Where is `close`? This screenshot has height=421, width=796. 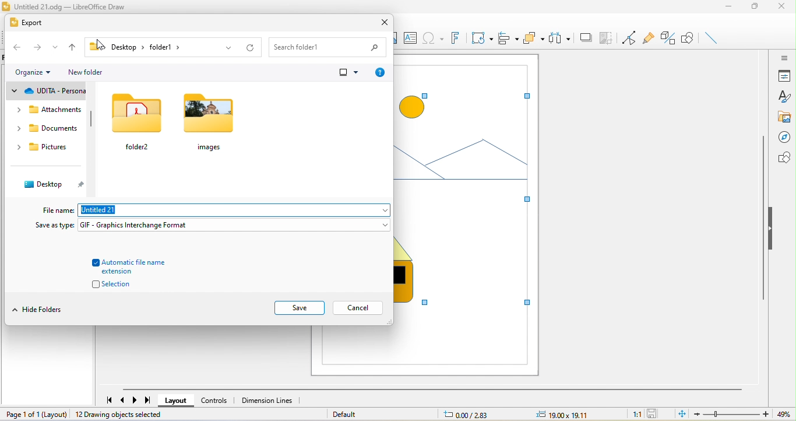 close is located at coordinates (384, 21).